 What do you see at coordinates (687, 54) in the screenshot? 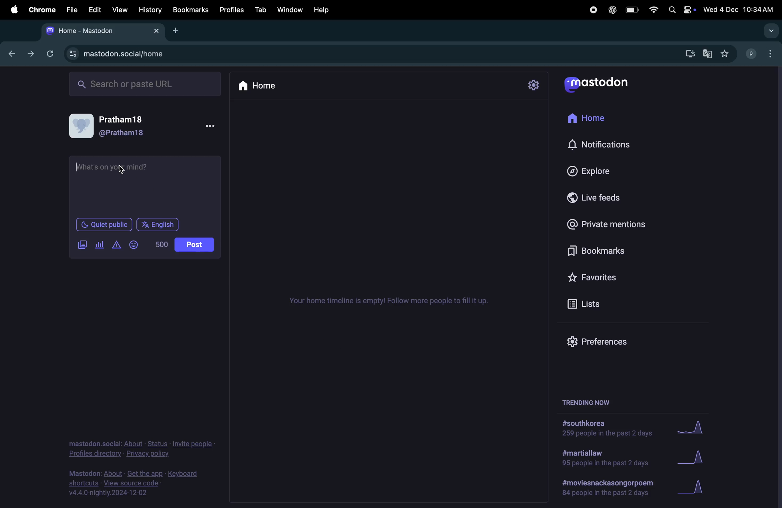
I see `download mastodon` at bounding box center [687, 54].